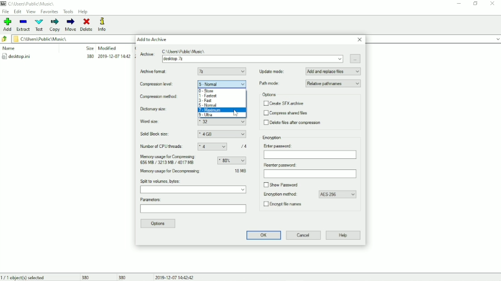 The image size is (501, 281). I want to click on File location, so click(32, 4).